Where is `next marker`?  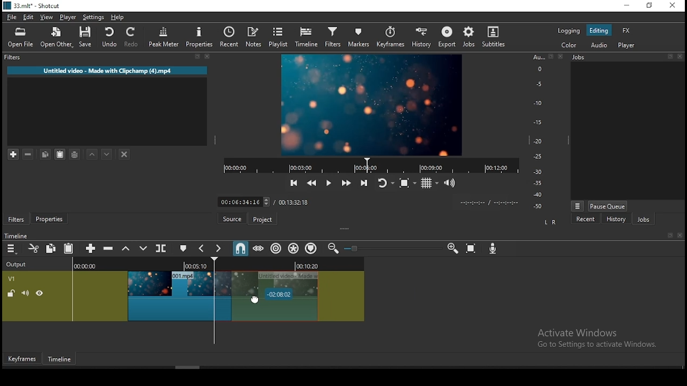 next marker is located at coordinates (219, 249).